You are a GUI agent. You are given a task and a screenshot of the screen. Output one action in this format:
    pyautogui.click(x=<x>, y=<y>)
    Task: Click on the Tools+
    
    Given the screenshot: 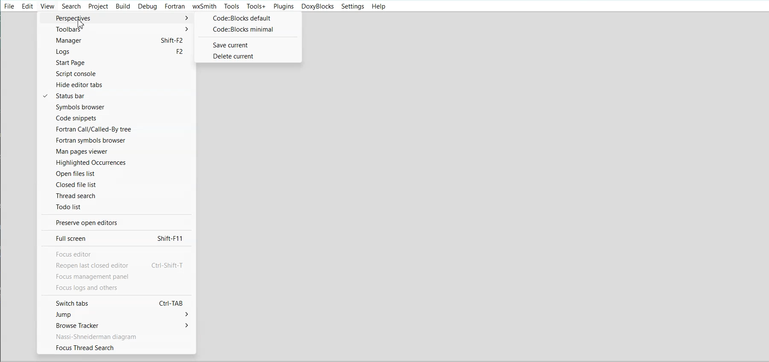 What is the action you would take?
    pyautogui.click(x=256, y=6)
    